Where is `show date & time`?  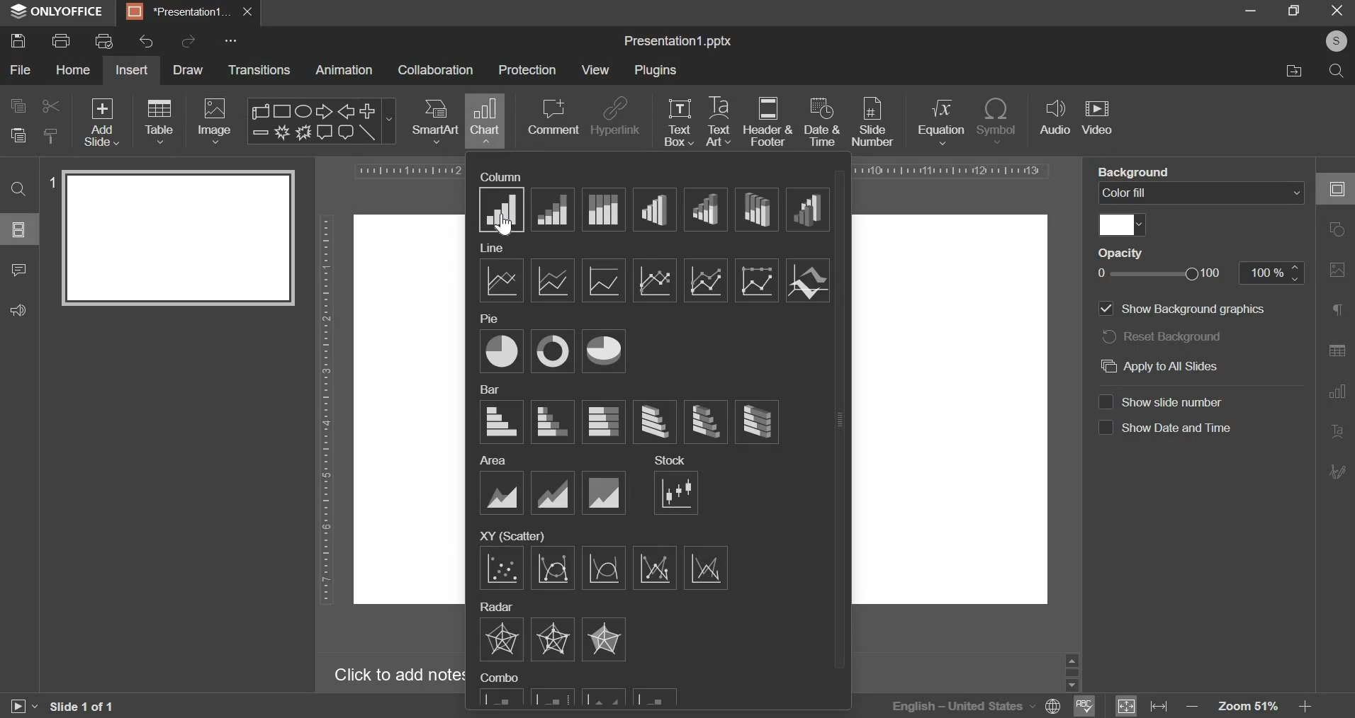 show date & time is located at coordinates (1176, 426).